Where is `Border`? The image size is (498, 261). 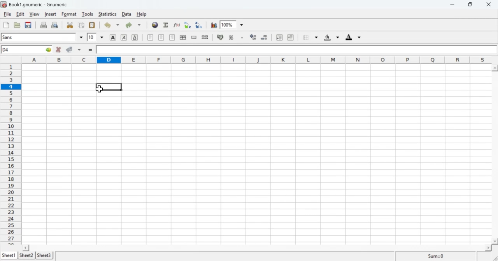 Border is located at coordinates (311, 38).